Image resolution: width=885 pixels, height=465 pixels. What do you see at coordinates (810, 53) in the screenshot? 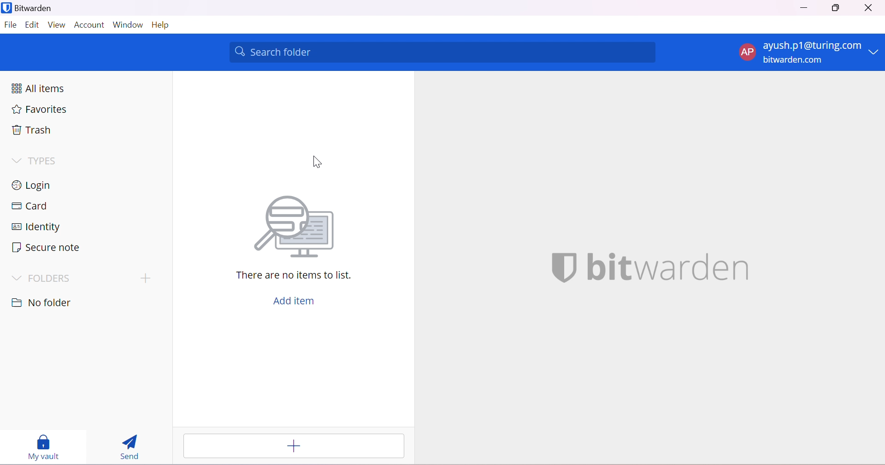
I see `account options` at bounding box center [810, 53].